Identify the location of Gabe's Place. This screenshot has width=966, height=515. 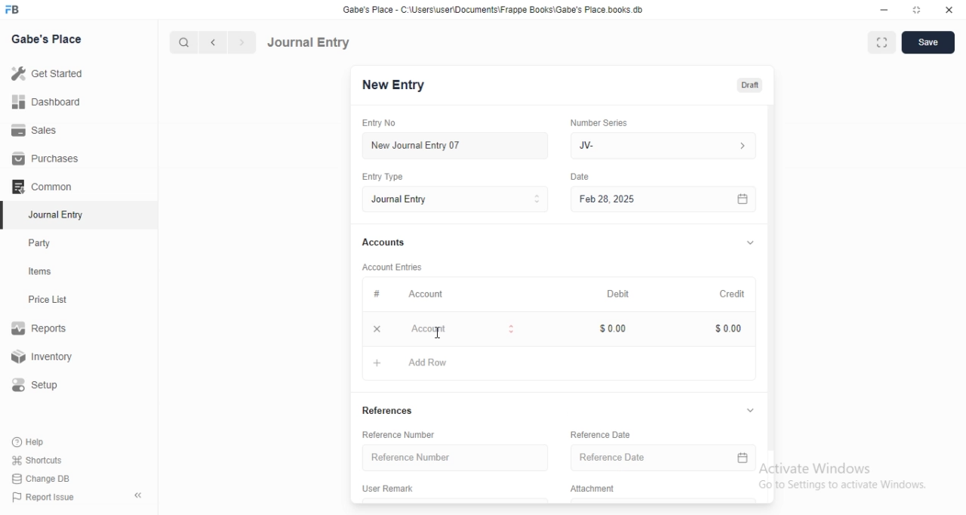
(48, 39).